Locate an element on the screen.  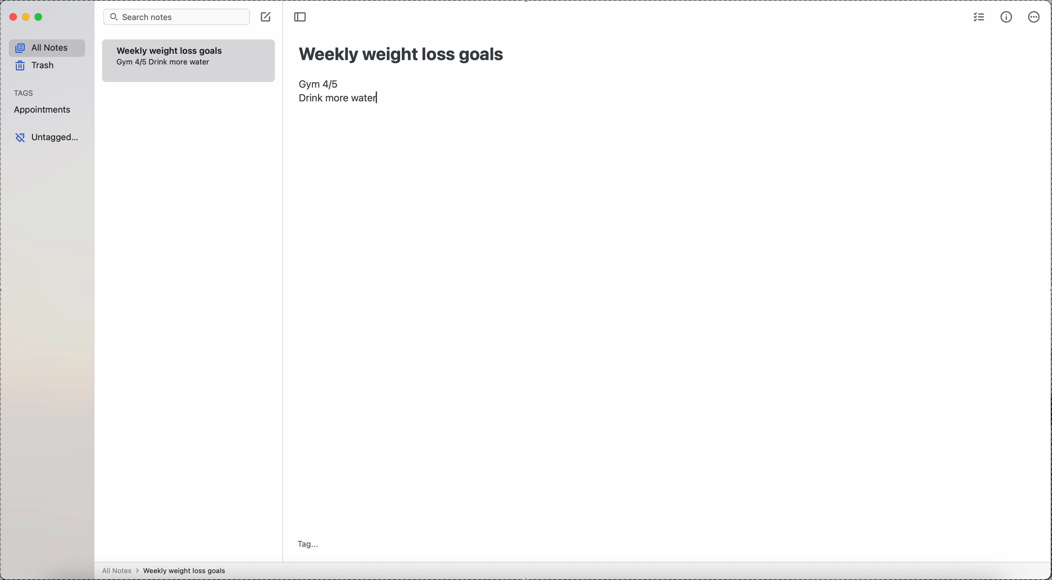
trash is located at coordinates (35, 65).